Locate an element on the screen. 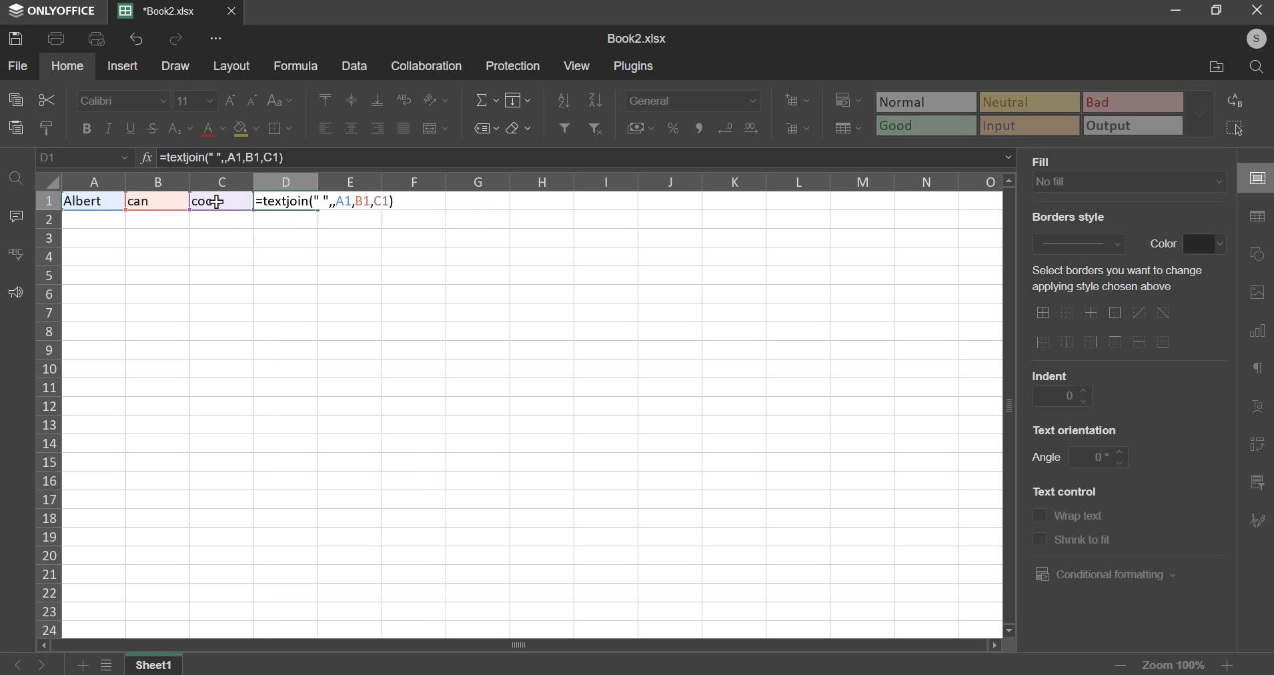 The height and width of the screenshot is (675, 1274). scroll bar is located at coordinates (516, 646).